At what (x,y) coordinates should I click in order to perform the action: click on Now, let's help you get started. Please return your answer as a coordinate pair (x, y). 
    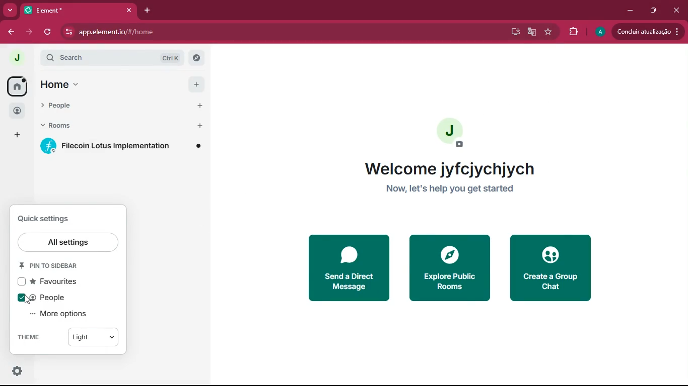
    Looking at the image, I should click on (451, 191).